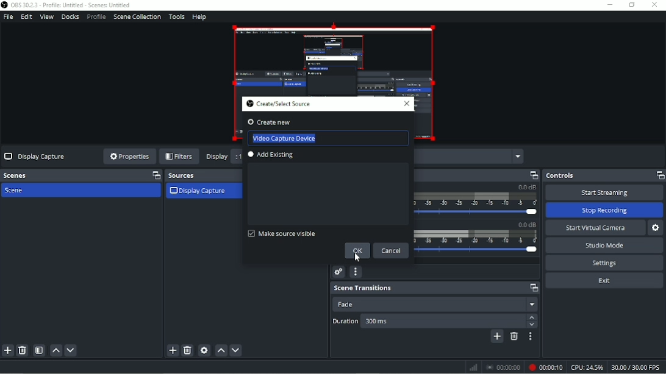 The image size is (666, 374). Describe the element at coordinates (603, 263) in the screenshot. I see `Settings` at that location.